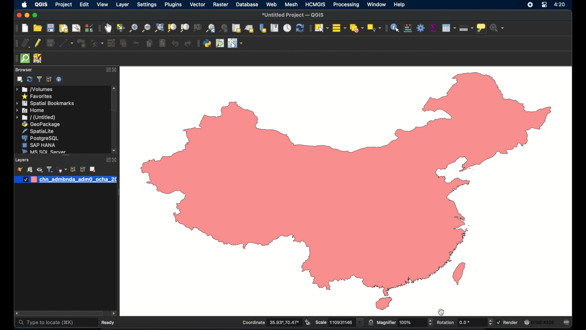 This screenshot has height=330, width=586. Describe the element at coordinates (133, 28) in the screenshot. I see `zoom in` at that location.